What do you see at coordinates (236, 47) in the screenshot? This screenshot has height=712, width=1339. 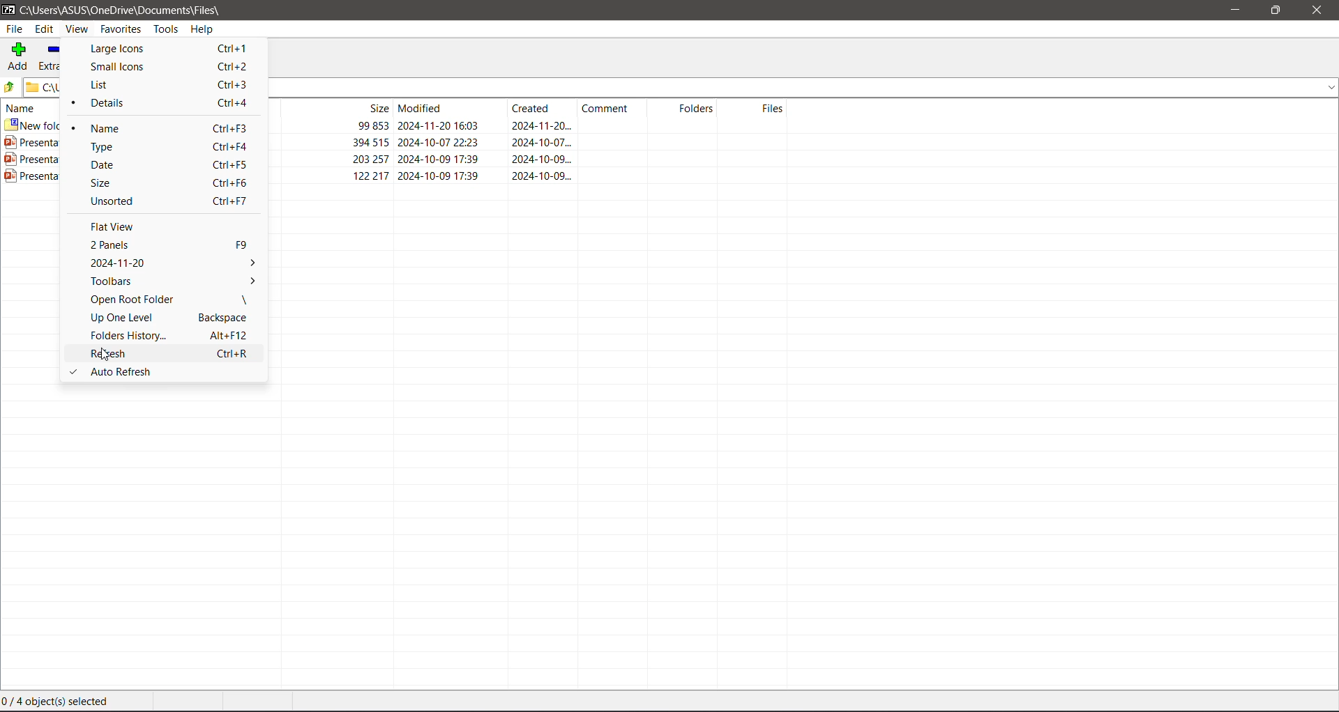 I see `Ctrl+1` at bounding box center [236, 47].